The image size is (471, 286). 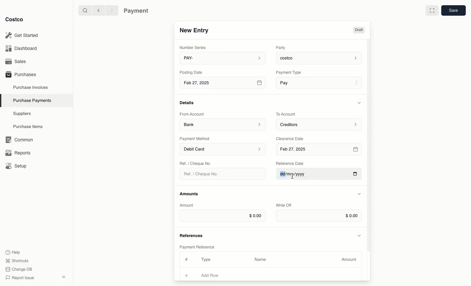 What do you see at coordinates (14, 19) in the screenshot?
I see `Costco` at bounding box center [14, 19].